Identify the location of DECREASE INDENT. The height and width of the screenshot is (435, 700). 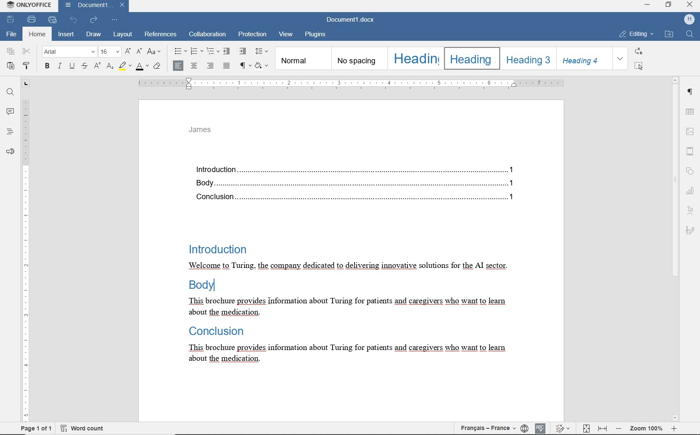
(228, 51).